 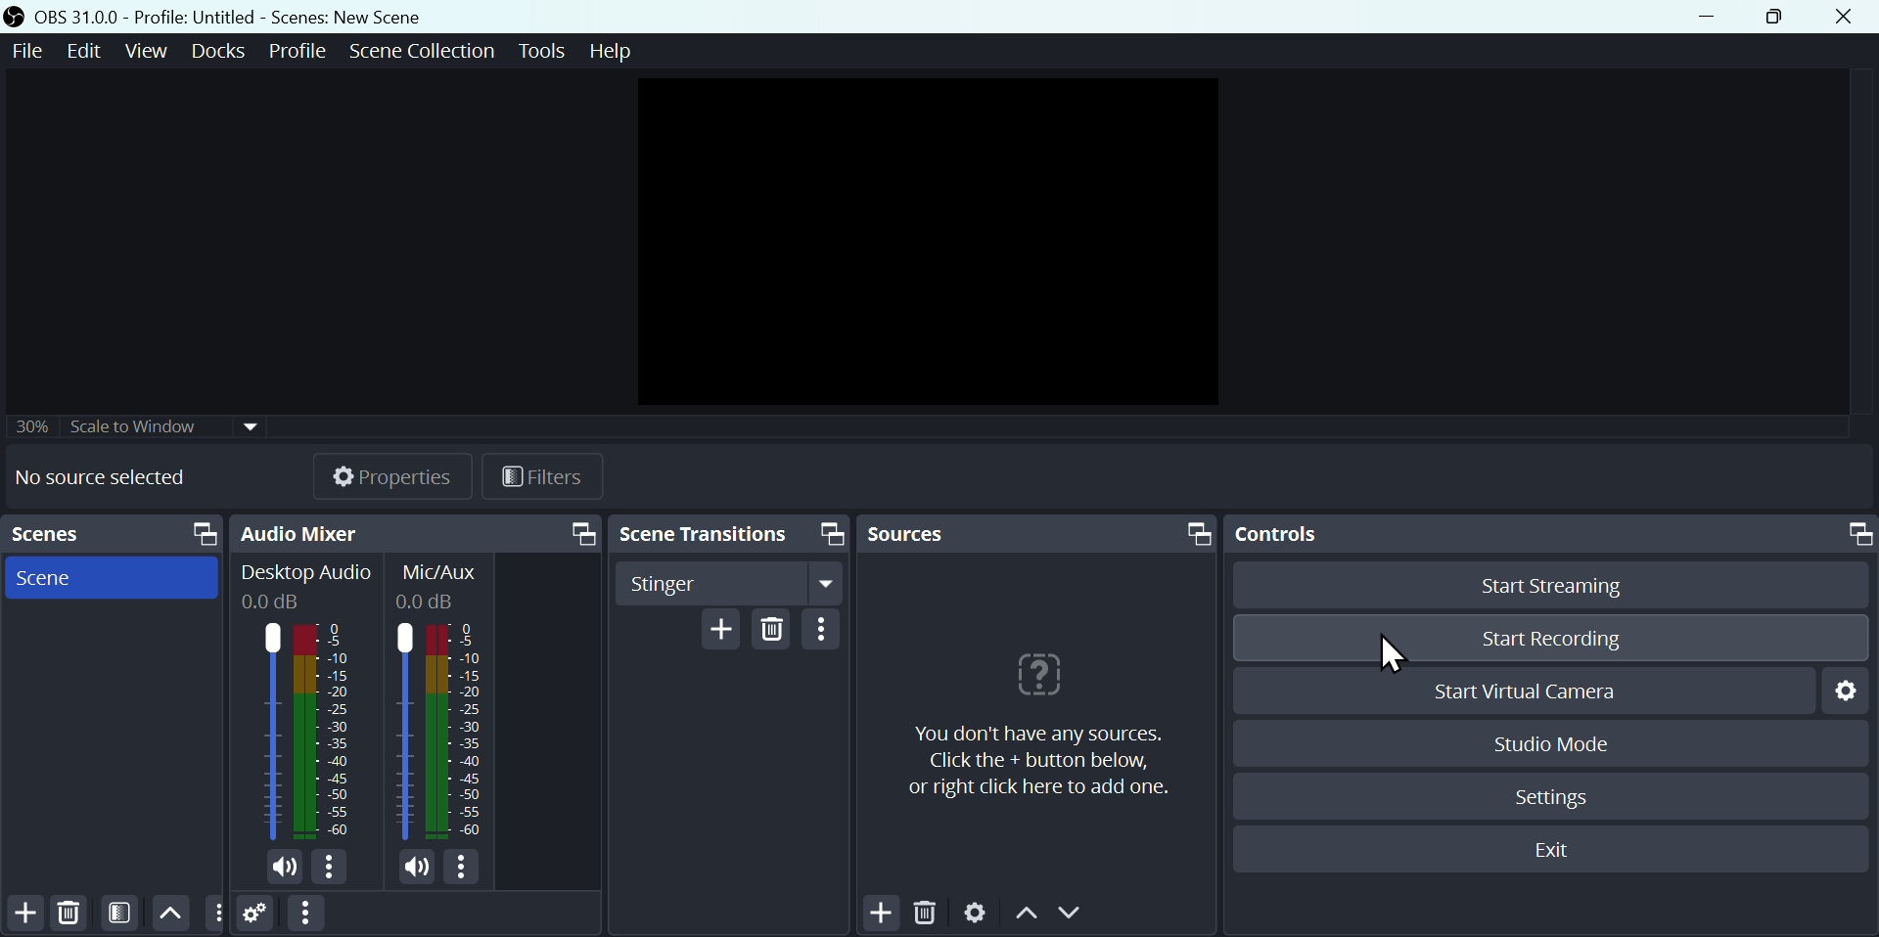 I want to click on 30% Scale to Window , so click(x=154, y=425).